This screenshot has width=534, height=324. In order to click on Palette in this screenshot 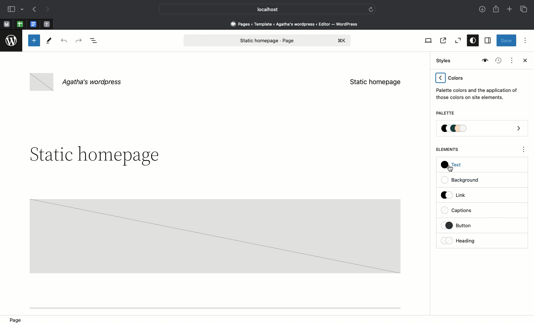, I will do `click(445, 114)`.